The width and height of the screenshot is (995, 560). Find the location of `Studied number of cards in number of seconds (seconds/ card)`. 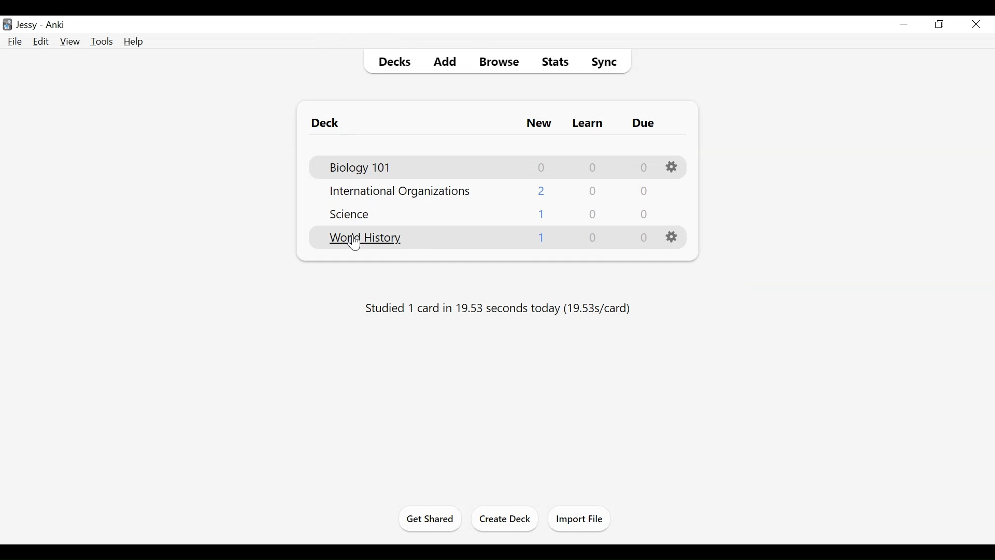

Studied number of cards in number of seconds (seconds/ card) is located at coordinates (501, 309).